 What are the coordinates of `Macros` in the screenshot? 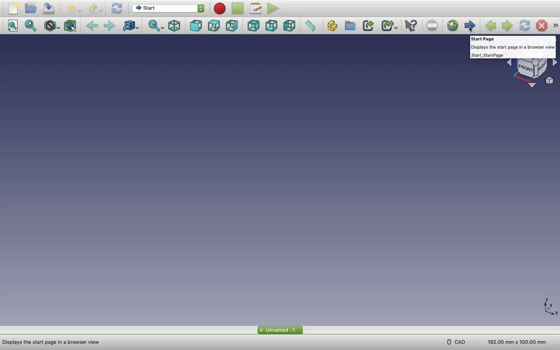 It's located at (256, 9).